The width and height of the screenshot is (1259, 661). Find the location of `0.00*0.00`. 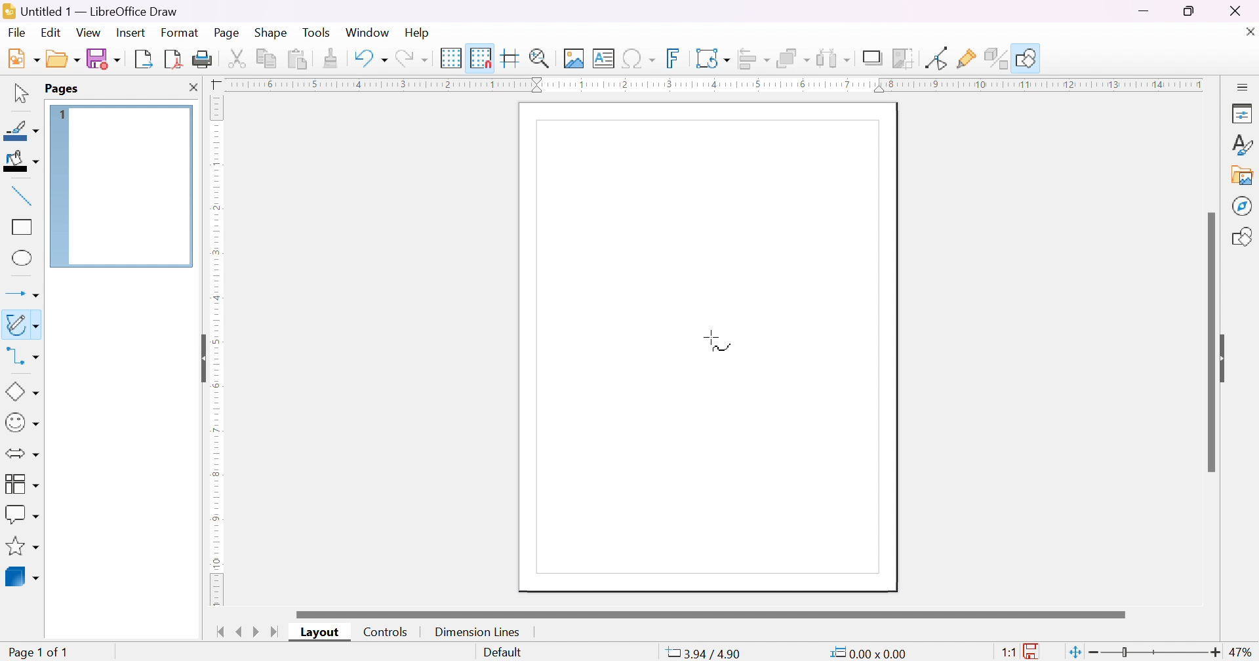

0.00*0.00 is located at coordinates (869, 652).